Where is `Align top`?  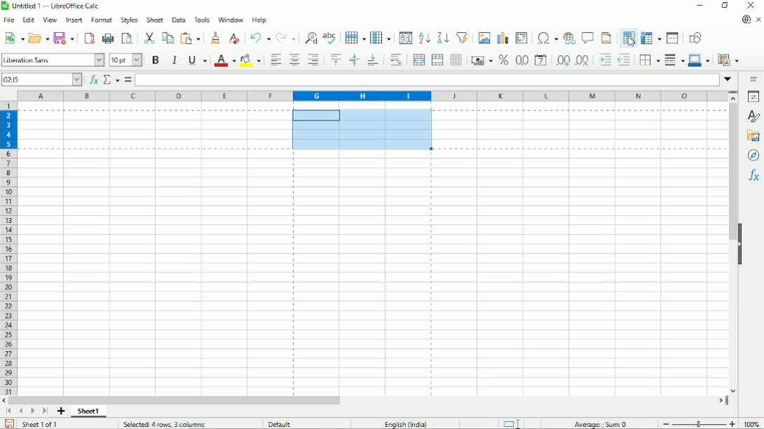 Align top is located at coordinates (336, 60).